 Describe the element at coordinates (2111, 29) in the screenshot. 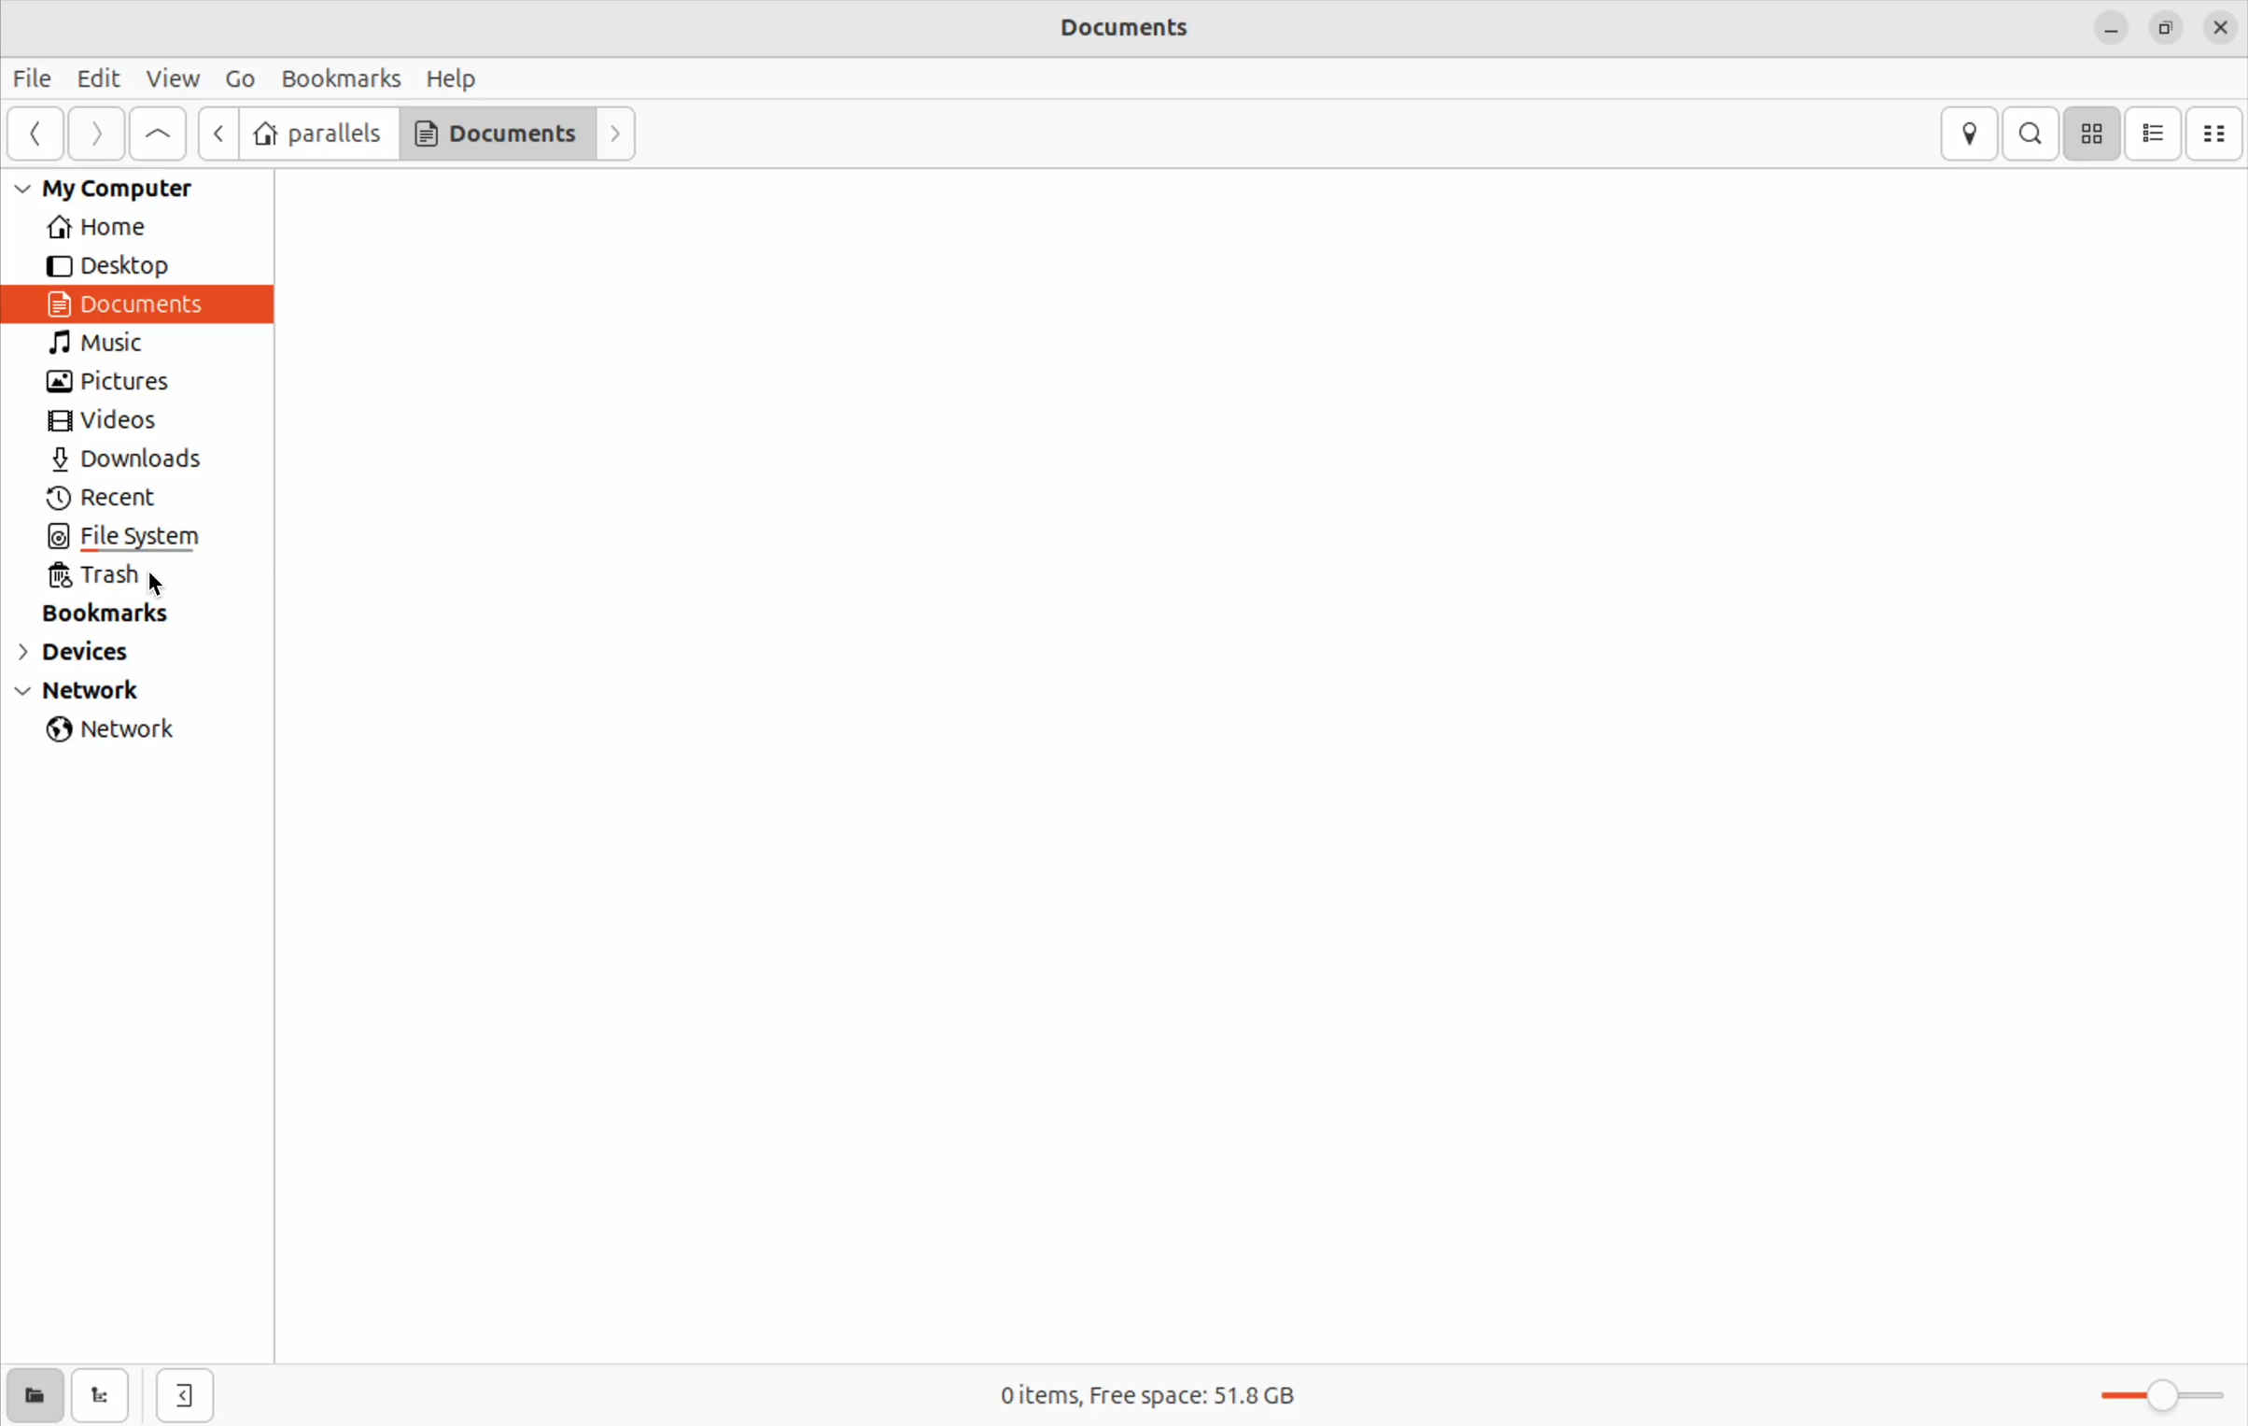

I see `minimize` at that location.